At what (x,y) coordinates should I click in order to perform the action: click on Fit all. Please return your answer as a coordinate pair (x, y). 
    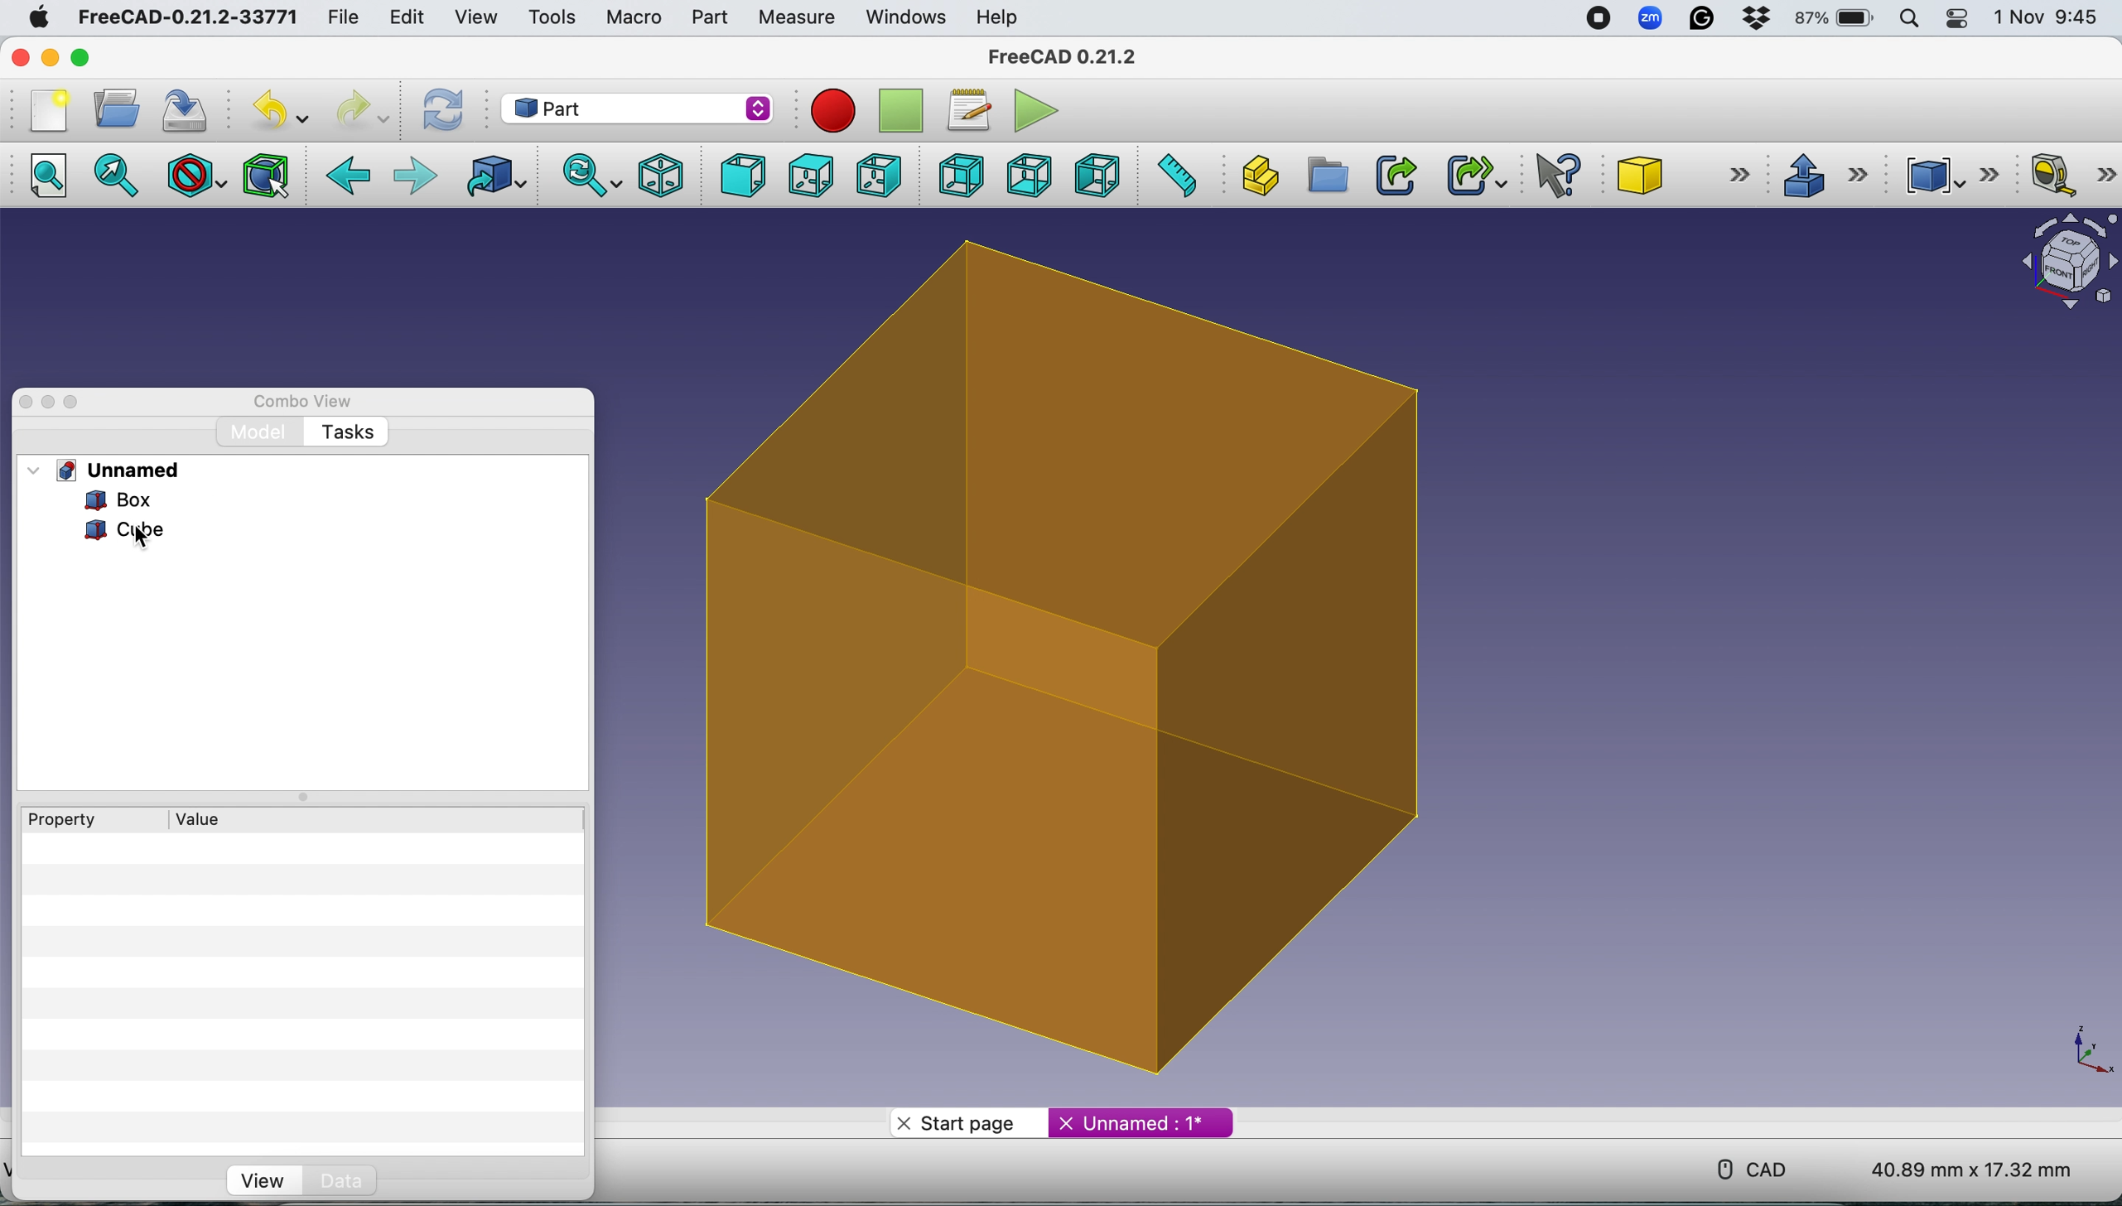
    Looking at the image, I should click on (57, 177).